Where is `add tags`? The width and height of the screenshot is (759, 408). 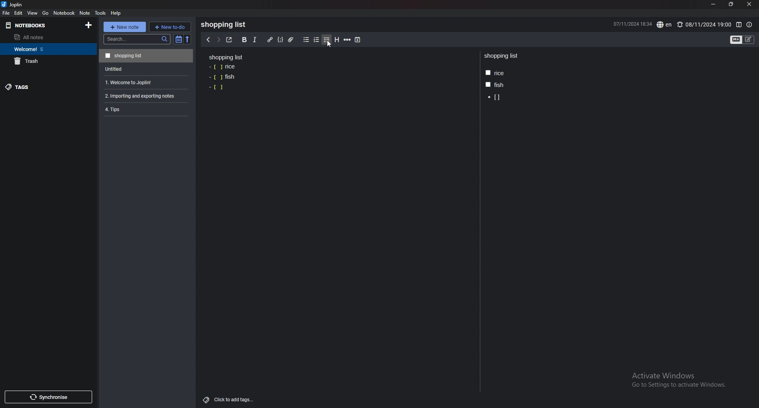
add tags is located at coordinates (229, 400).